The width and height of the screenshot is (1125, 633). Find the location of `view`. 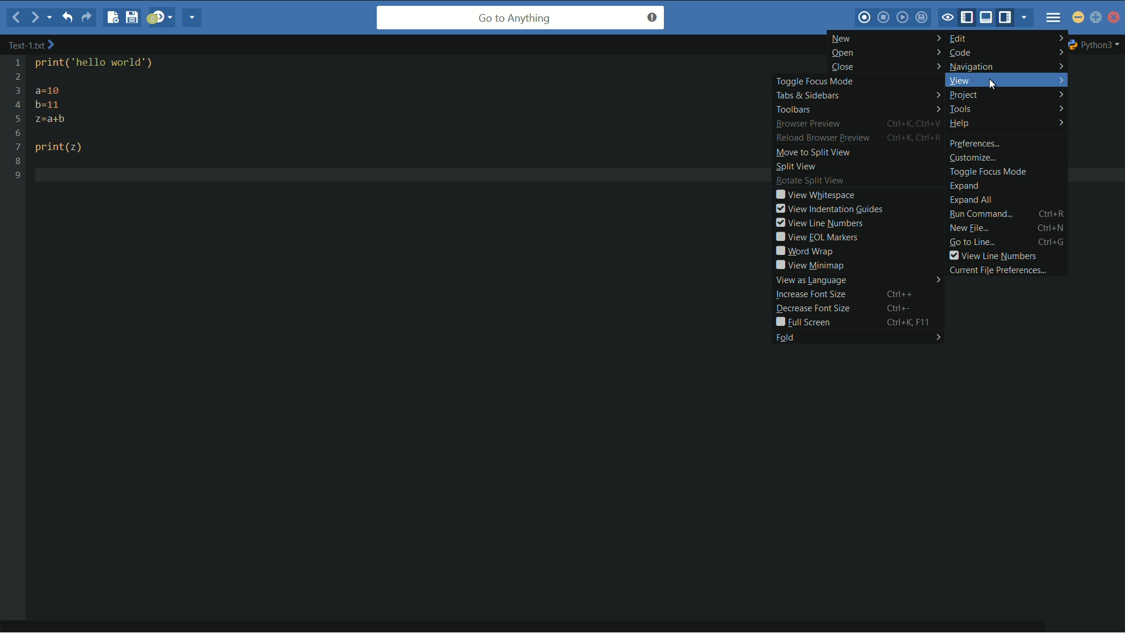

view is located at coordinates (1004, 81).